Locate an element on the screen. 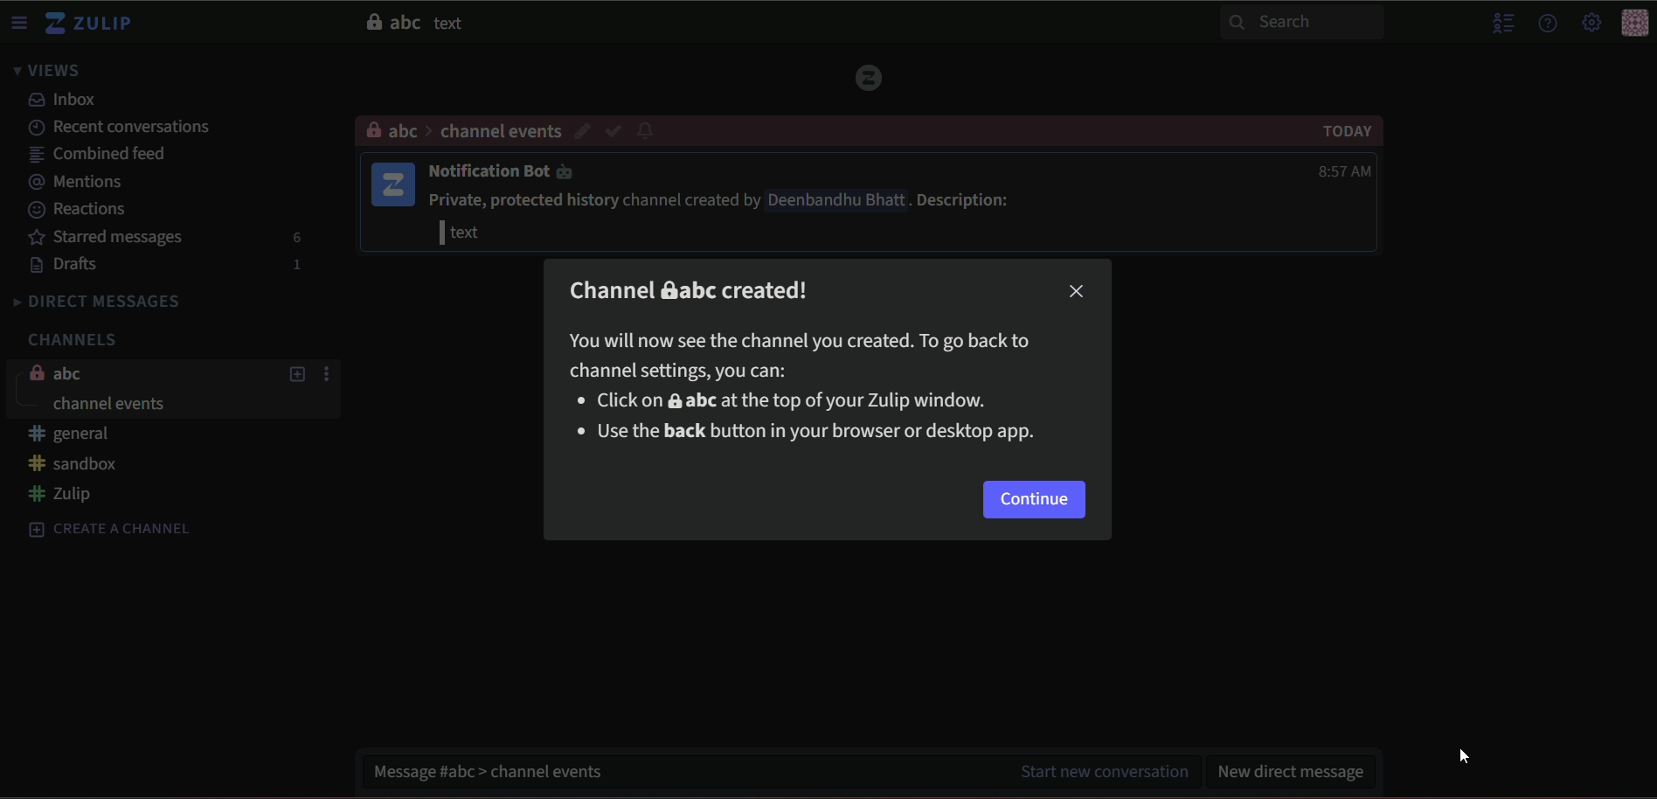 The height and width of the screenshot is (799, 1657). hide menu is located at coordinates (1501, 24).